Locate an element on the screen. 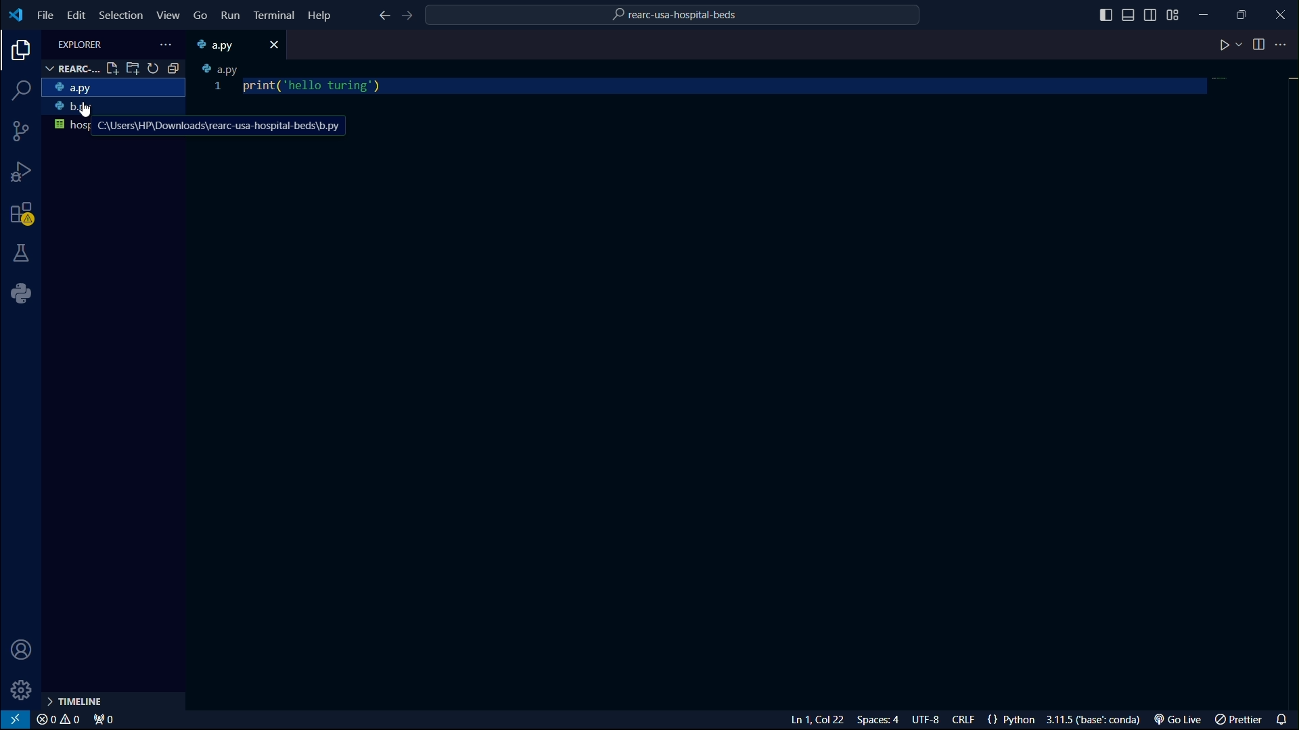 The width and height of the screenshot is (1299, 730). toggle secondary sidebar is located at coordinates (1152, 13).